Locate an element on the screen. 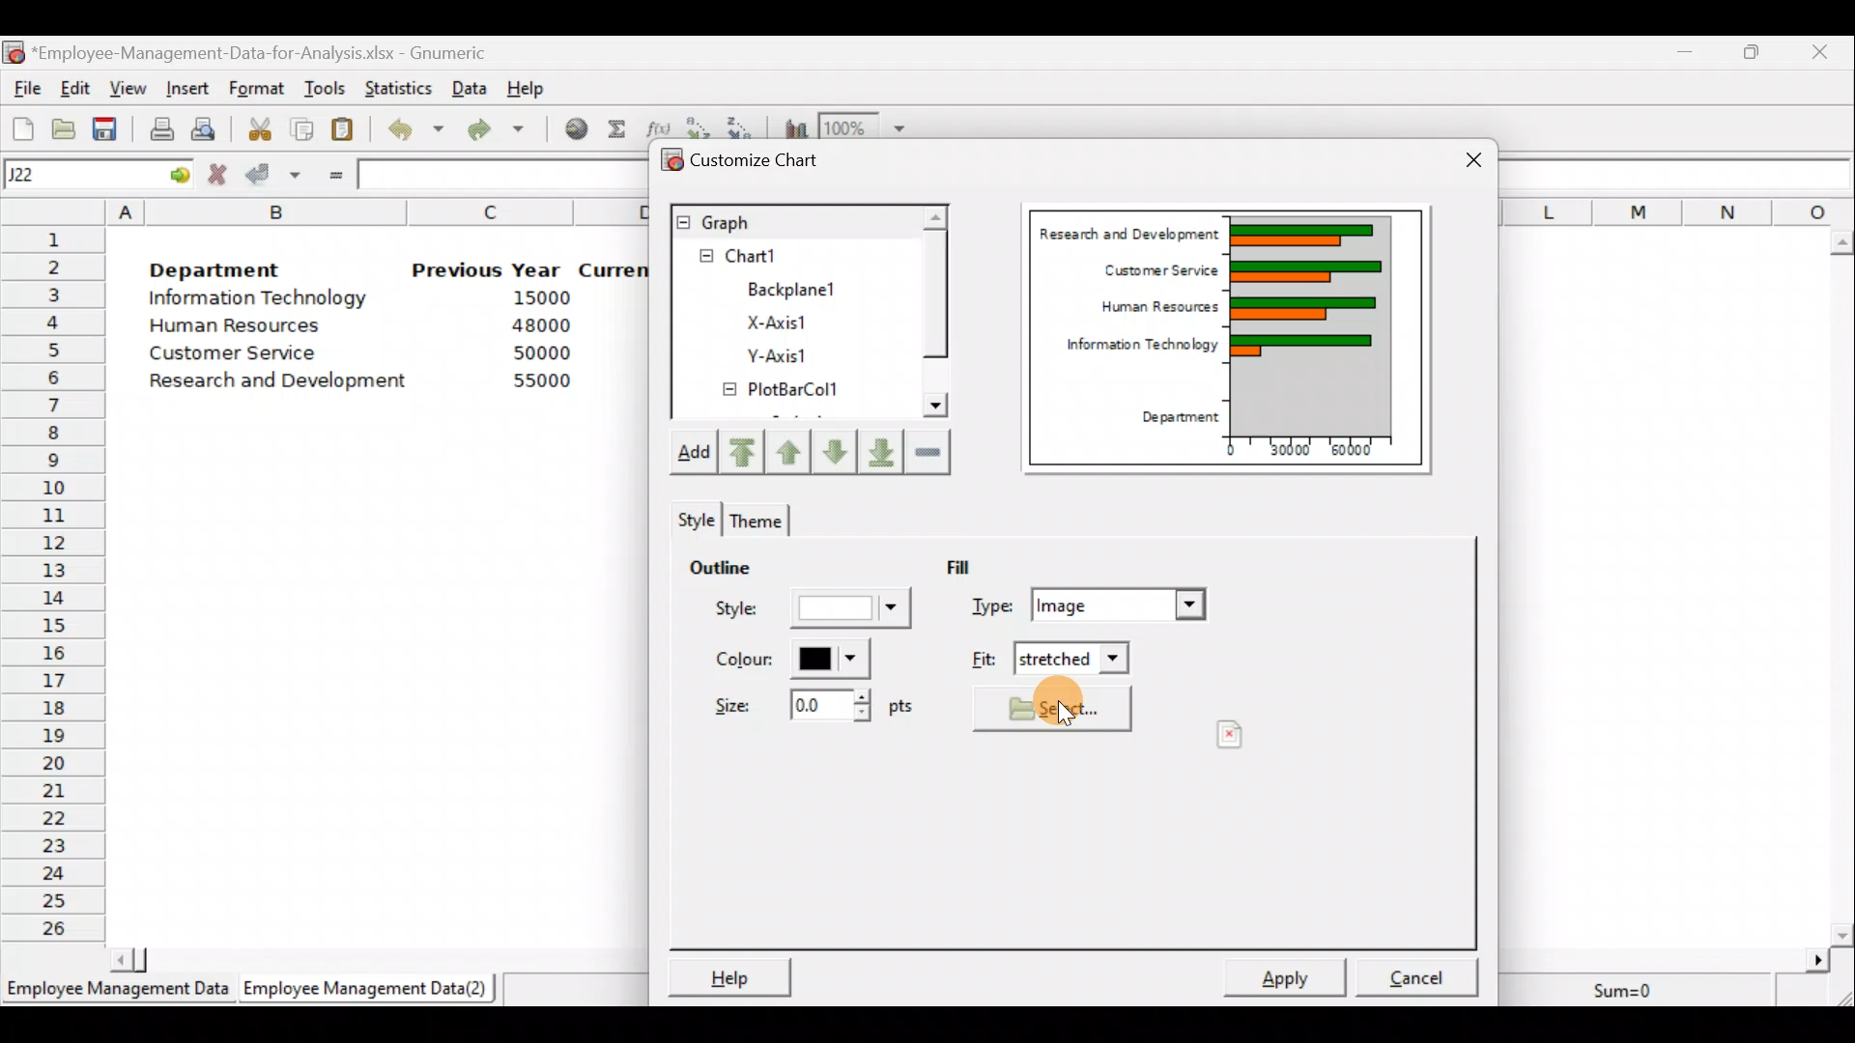  Accept change is located at coordinates (272, 177).